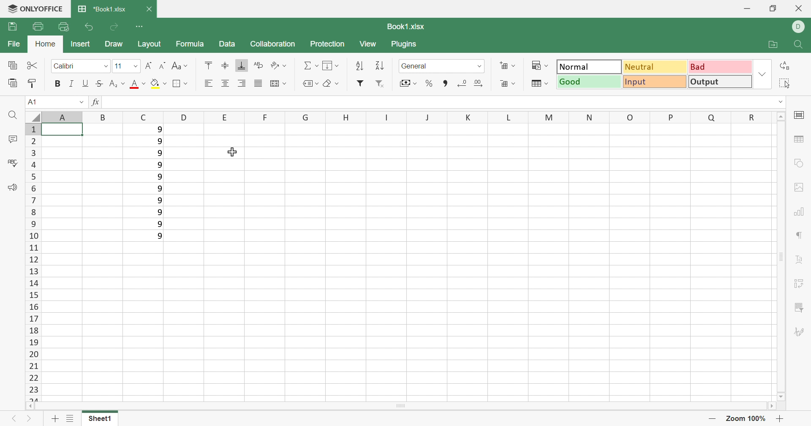 The image size is (811, 426). Describe the element at coordinates (33, 63) in the screenshot. I see `Cut` at that location.